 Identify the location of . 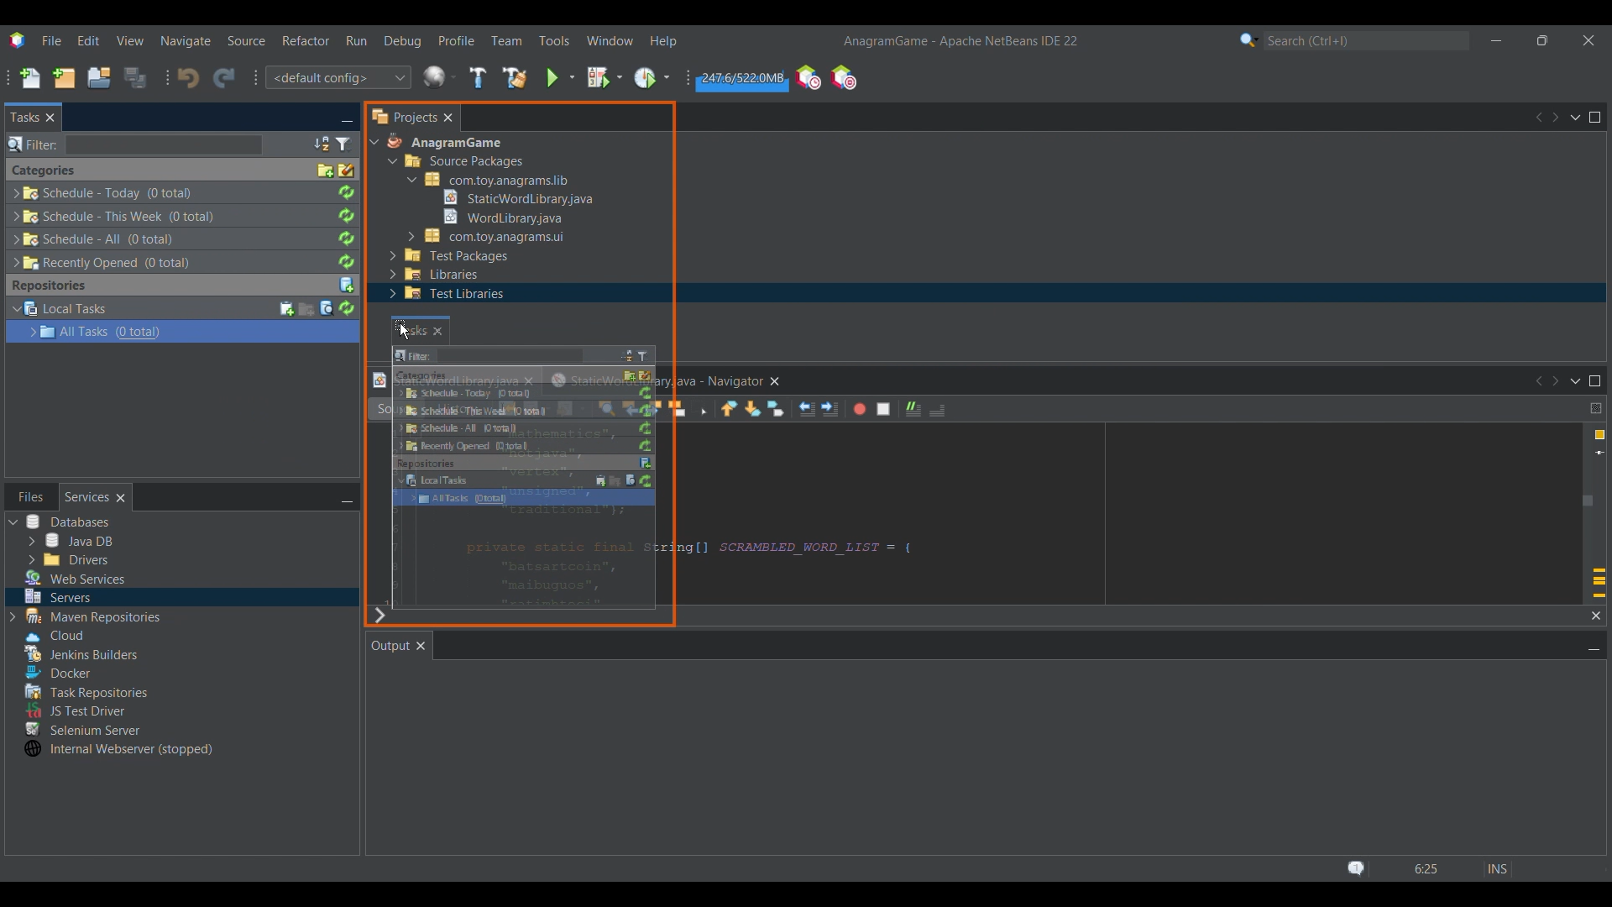
(116, 215).